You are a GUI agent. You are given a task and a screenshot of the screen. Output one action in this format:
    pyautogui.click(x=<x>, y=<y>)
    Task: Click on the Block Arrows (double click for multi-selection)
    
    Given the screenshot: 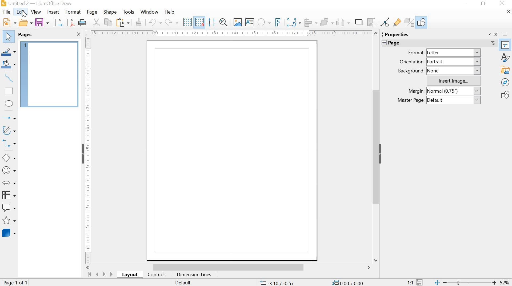 What is the action you would take?
    pyautogui.click(x=9, y=183)
    